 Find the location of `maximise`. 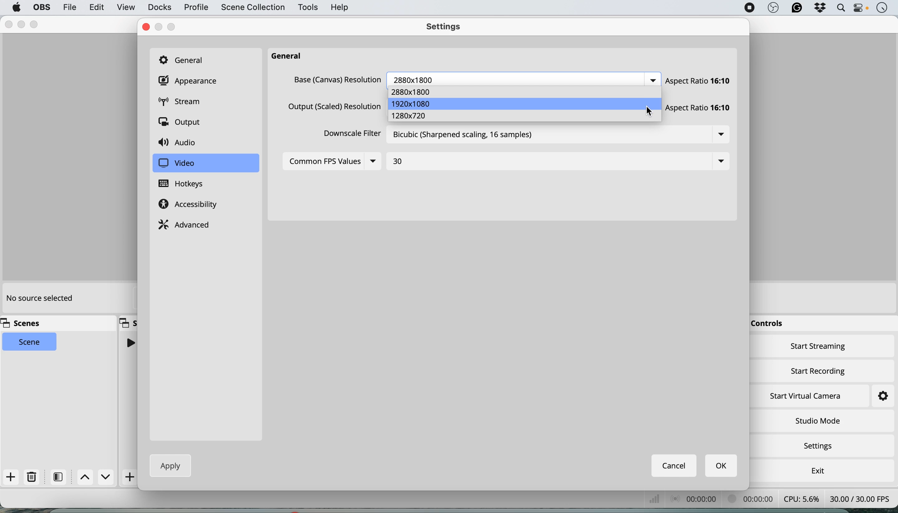

maximise is located at coordinates (36, 23).